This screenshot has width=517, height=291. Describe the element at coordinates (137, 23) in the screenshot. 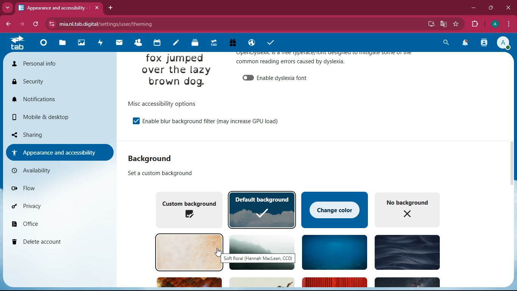

I see `url` at that location.